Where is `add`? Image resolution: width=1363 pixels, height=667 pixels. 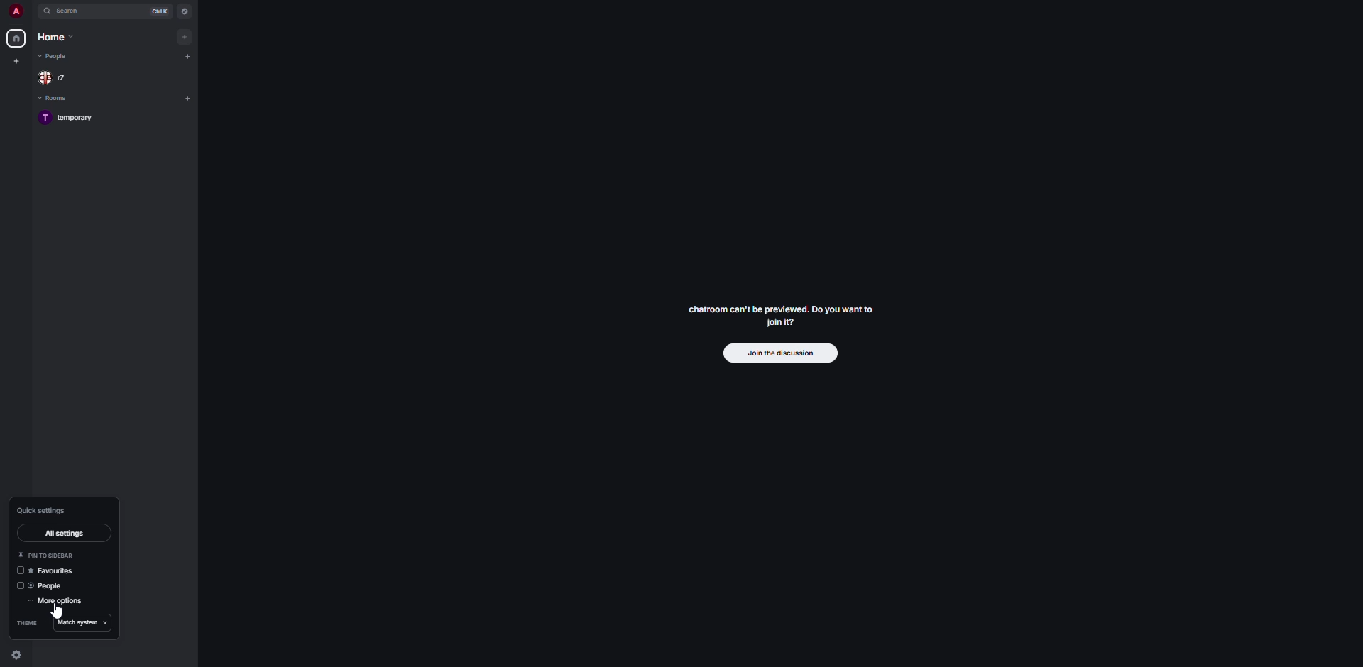 add is located at coordinates (188, 97).